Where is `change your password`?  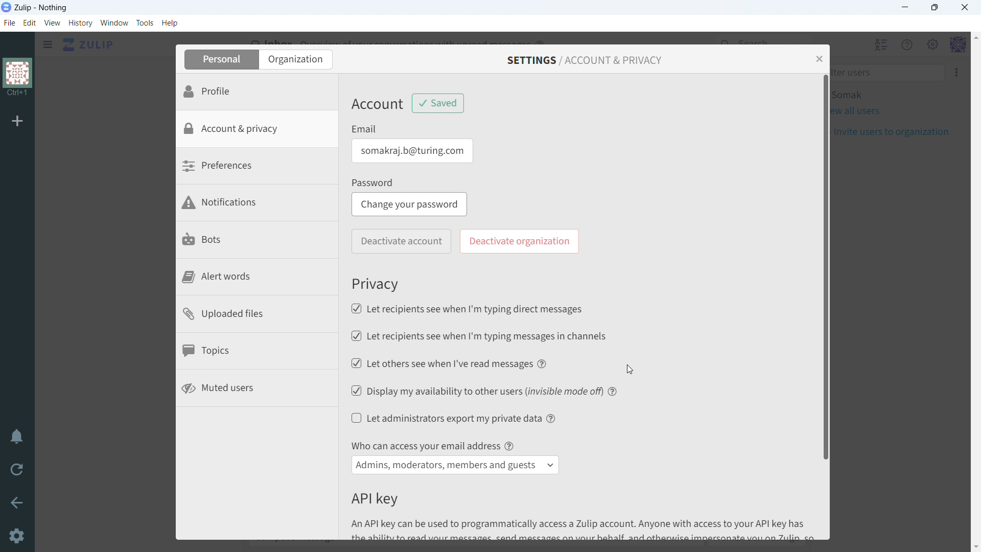
change your password is located at coordinates (411, 204).